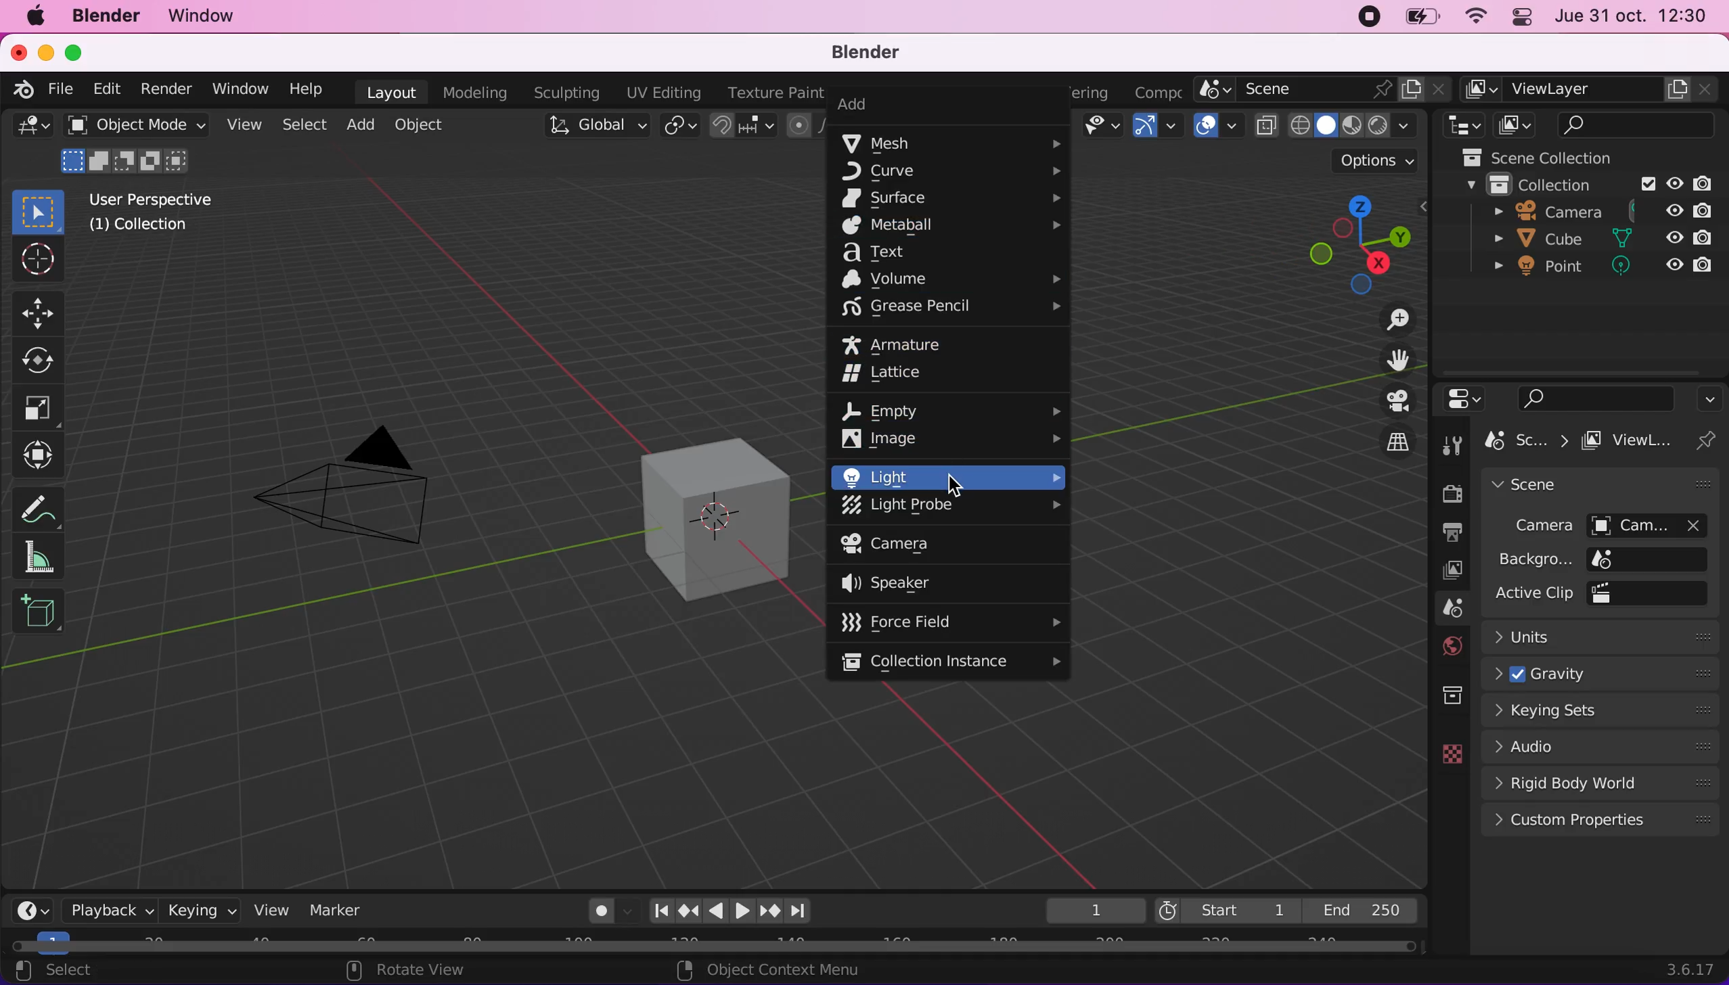 This screenshot has height=985, width=1729. I want to click on transform pivot points, so click(677, 127).